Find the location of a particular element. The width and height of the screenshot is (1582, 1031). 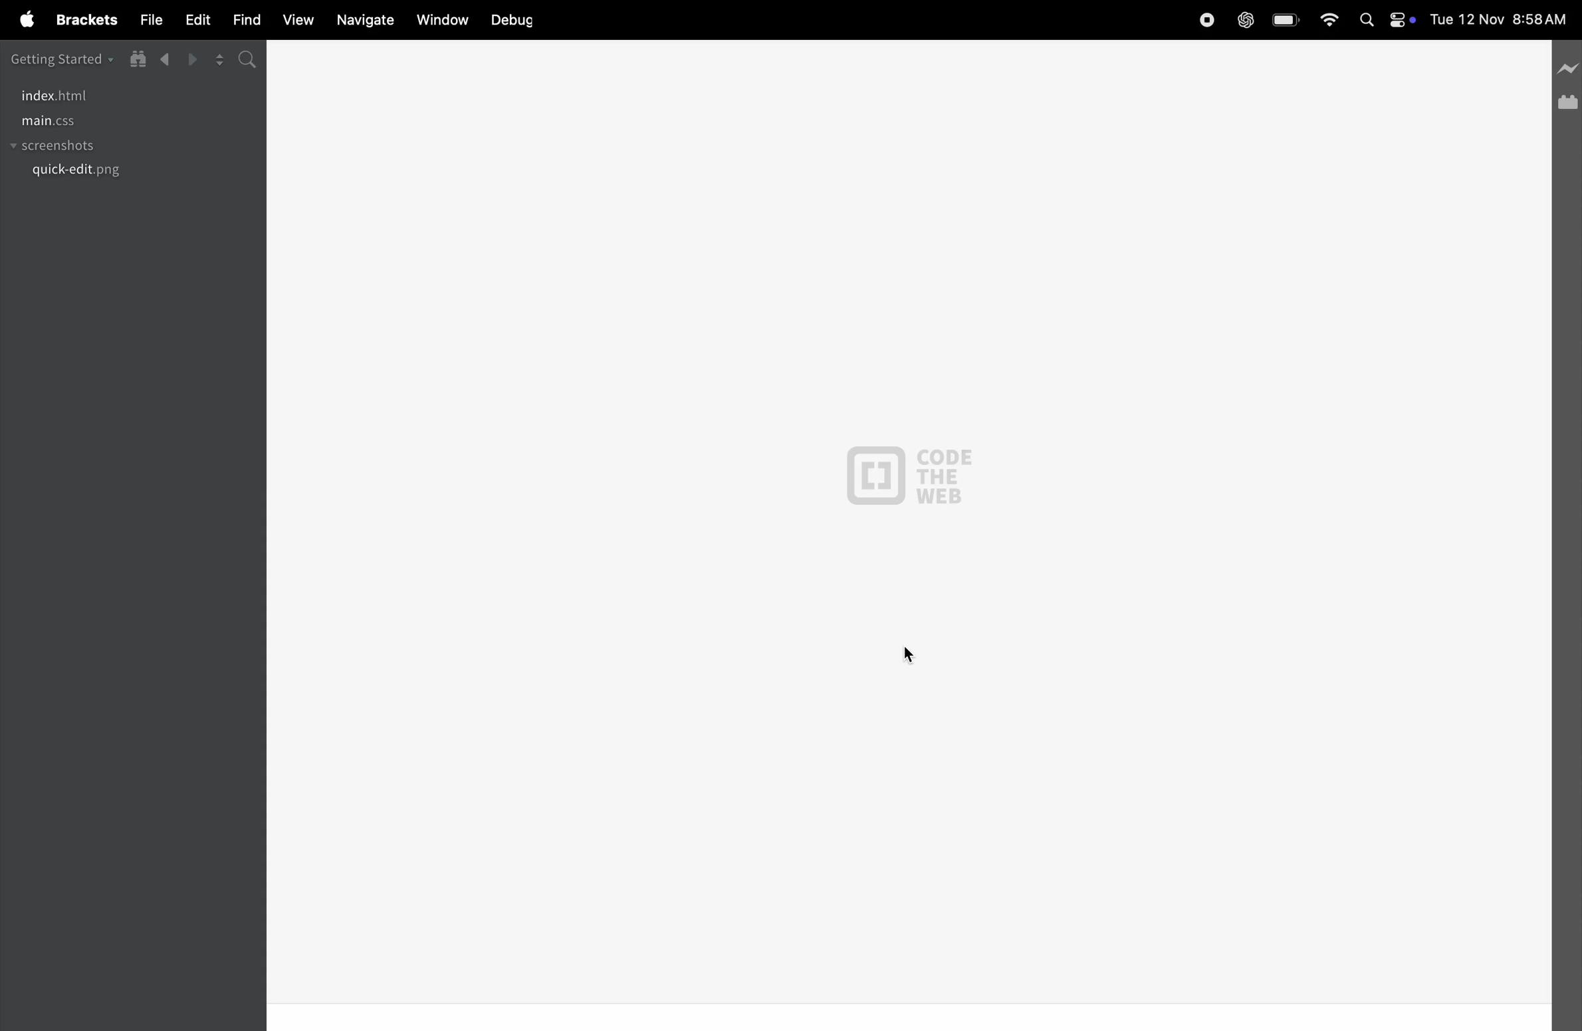

wifi is located at coordinates (1326, 19).